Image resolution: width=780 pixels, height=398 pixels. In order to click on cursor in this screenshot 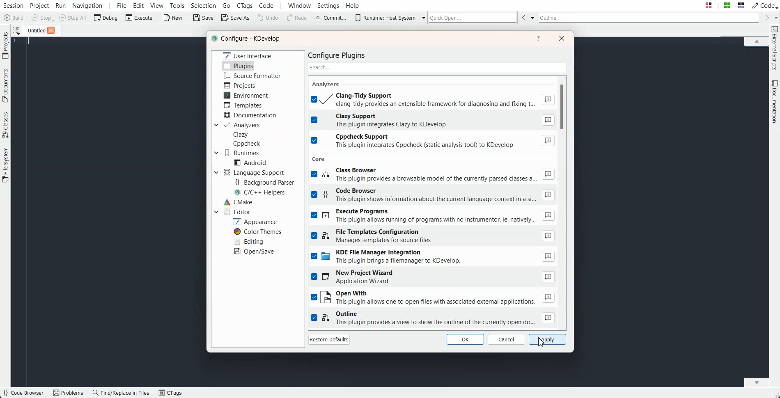, I will do `click(542, 342)`.